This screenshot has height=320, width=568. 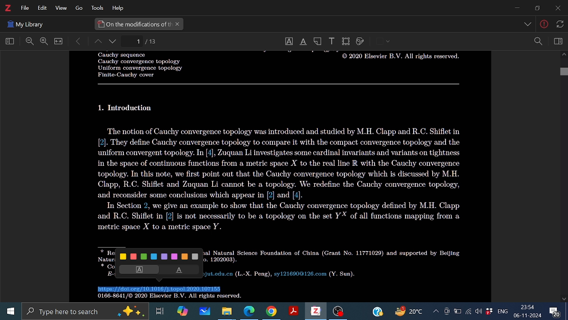 What do you see at coordinates (334, 263) in the screenshot?
I see `` at bounding box center [334, 263].